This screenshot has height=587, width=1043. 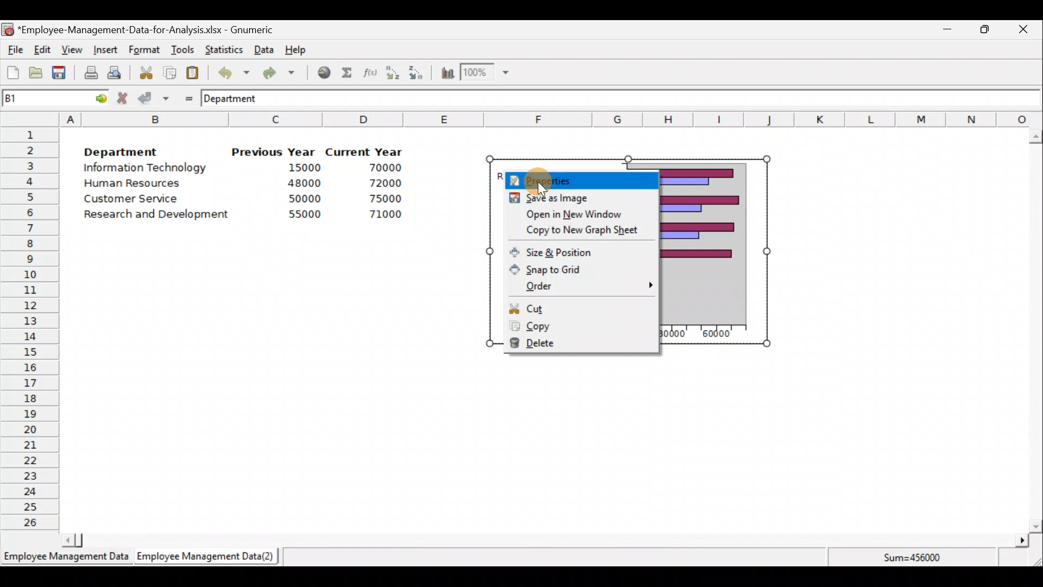 I want to click on Help, so click(x=302, y=49).